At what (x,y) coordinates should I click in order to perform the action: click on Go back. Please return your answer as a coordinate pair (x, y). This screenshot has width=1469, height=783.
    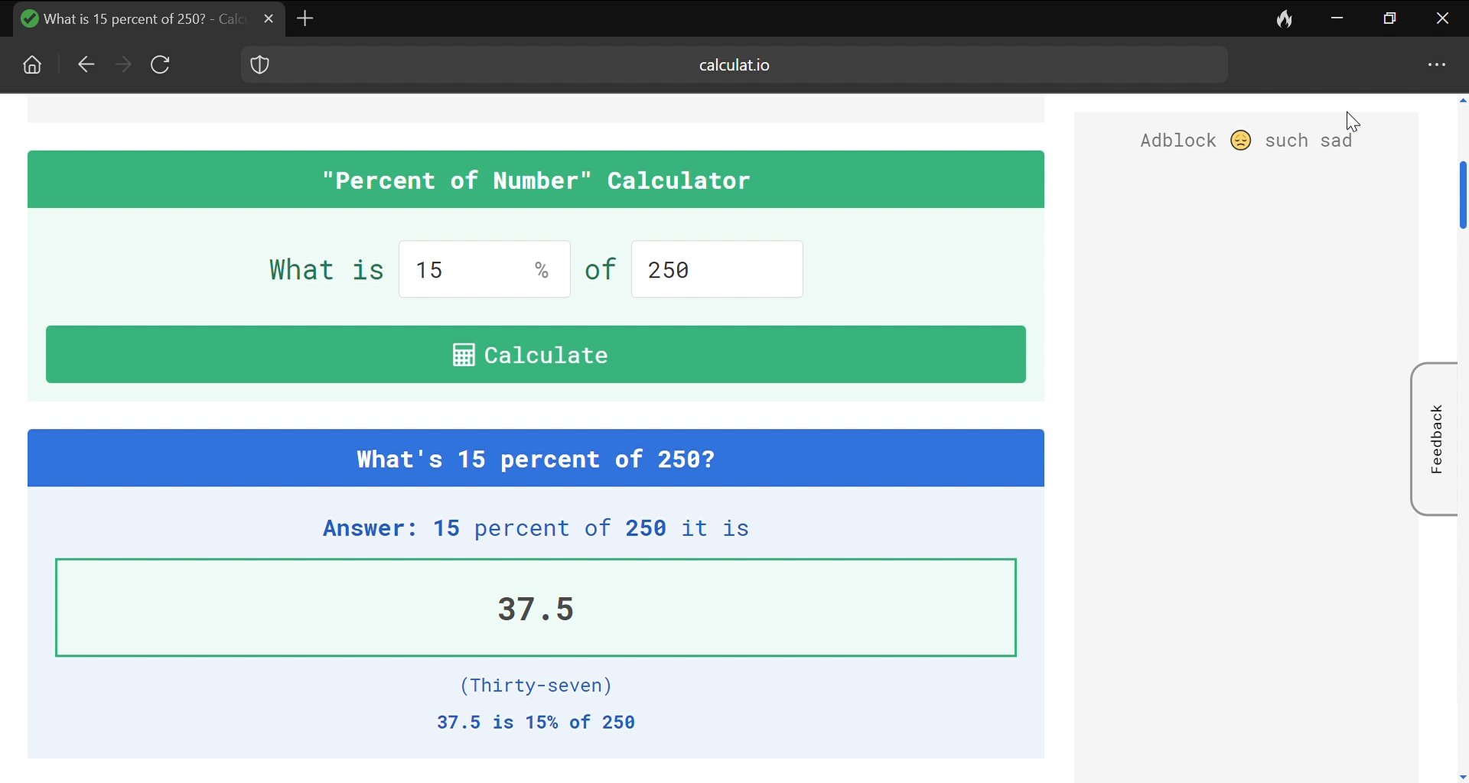
    Looking at the image, I should click on (83, 63).